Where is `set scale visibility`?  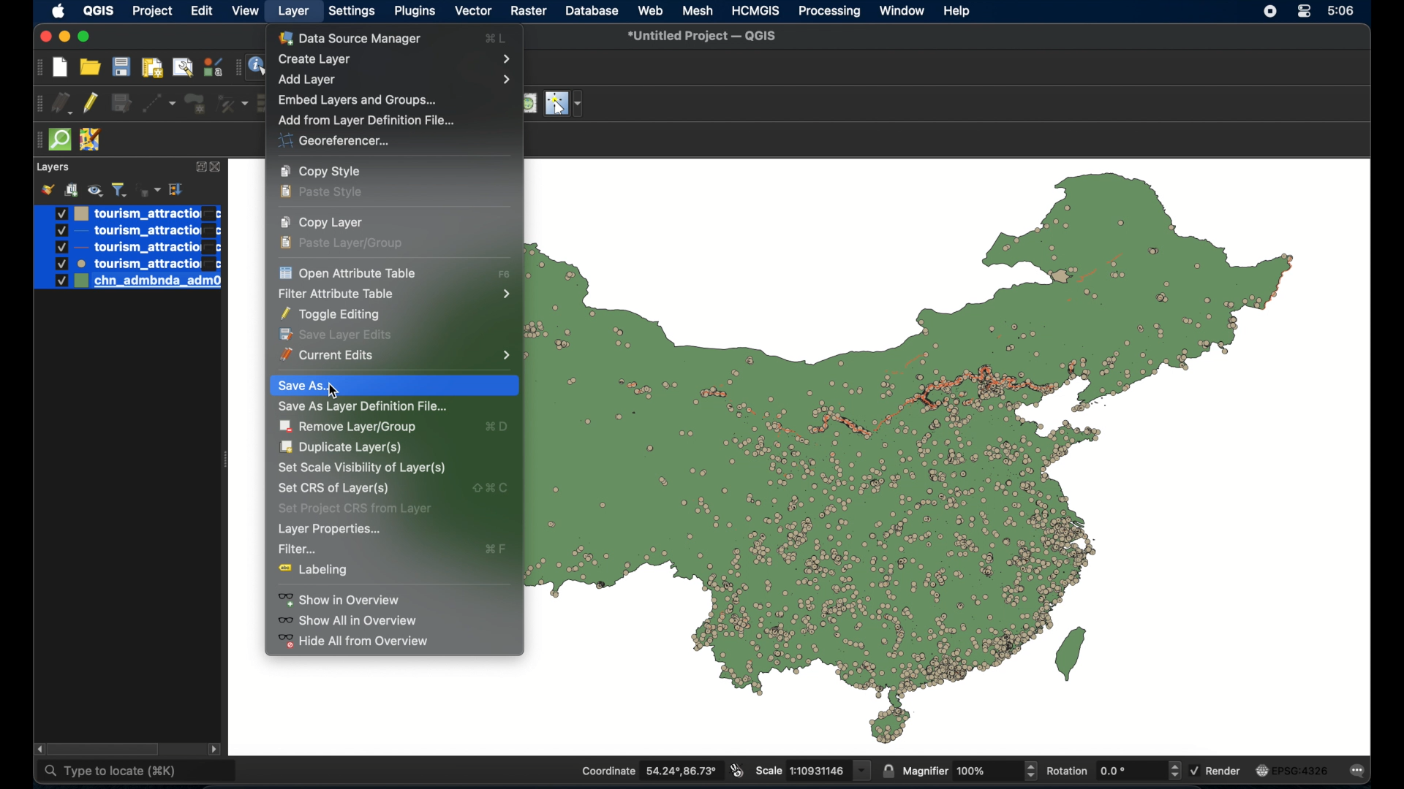
set scale visibility is located at coordinates (361, 468).